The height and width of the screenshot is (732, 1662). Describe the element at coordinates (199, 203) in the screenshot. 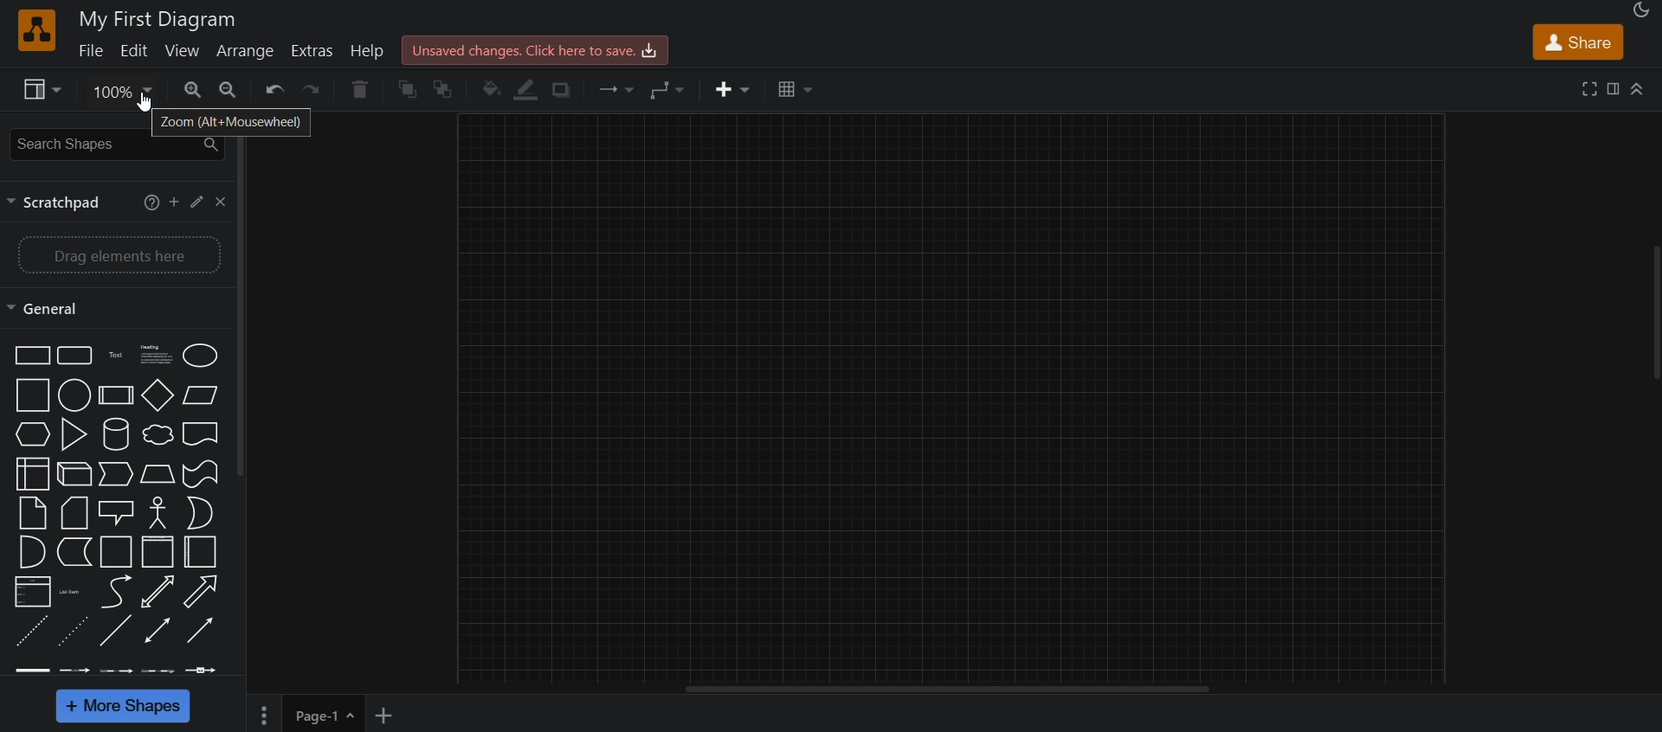

I see `edit` at that location.